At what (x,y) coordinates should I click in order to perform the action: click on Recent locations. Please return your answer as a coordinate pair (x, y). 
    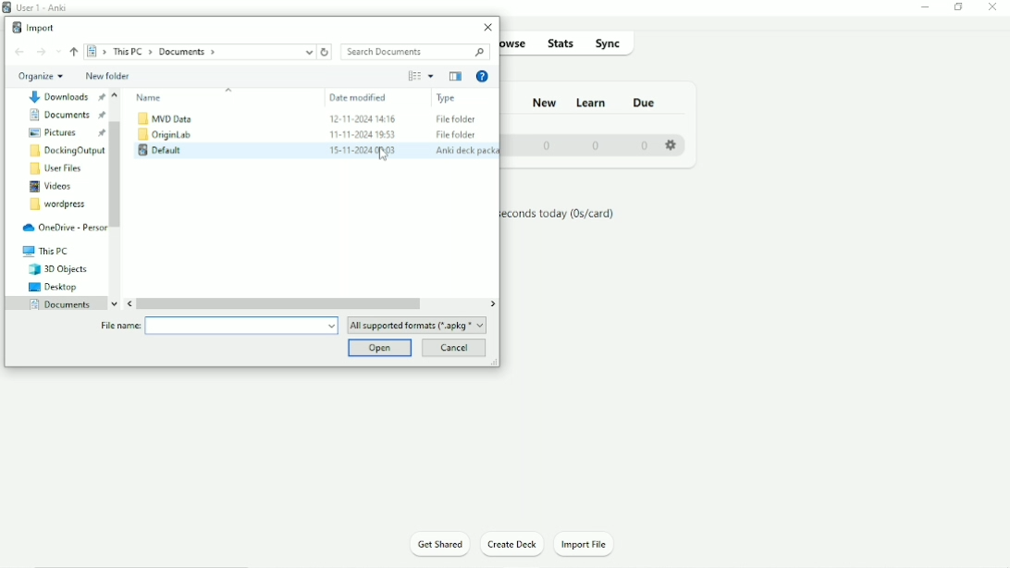
    Looking at the image, I should click on (60, 51).